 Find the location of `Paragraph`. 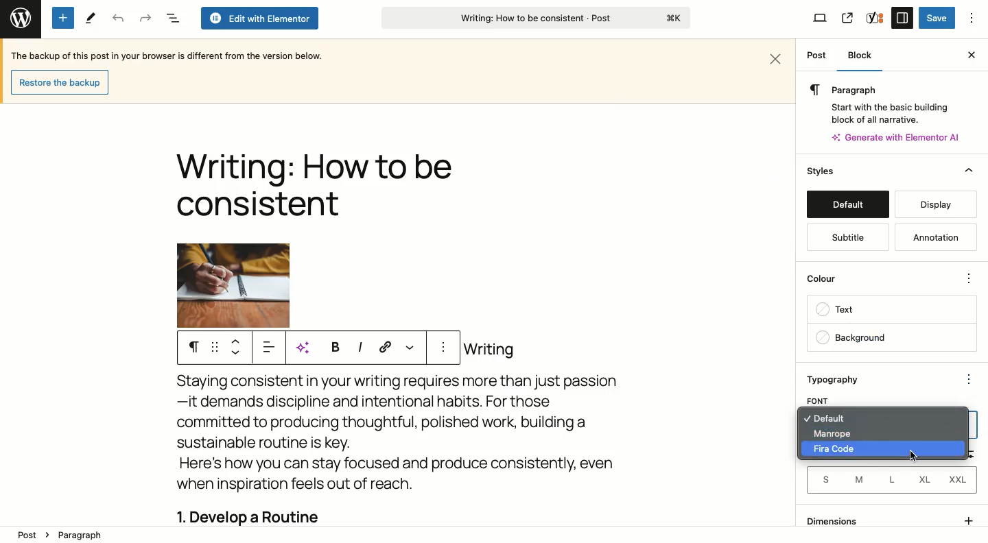

Paragraph is located at coordinates (882, 89).